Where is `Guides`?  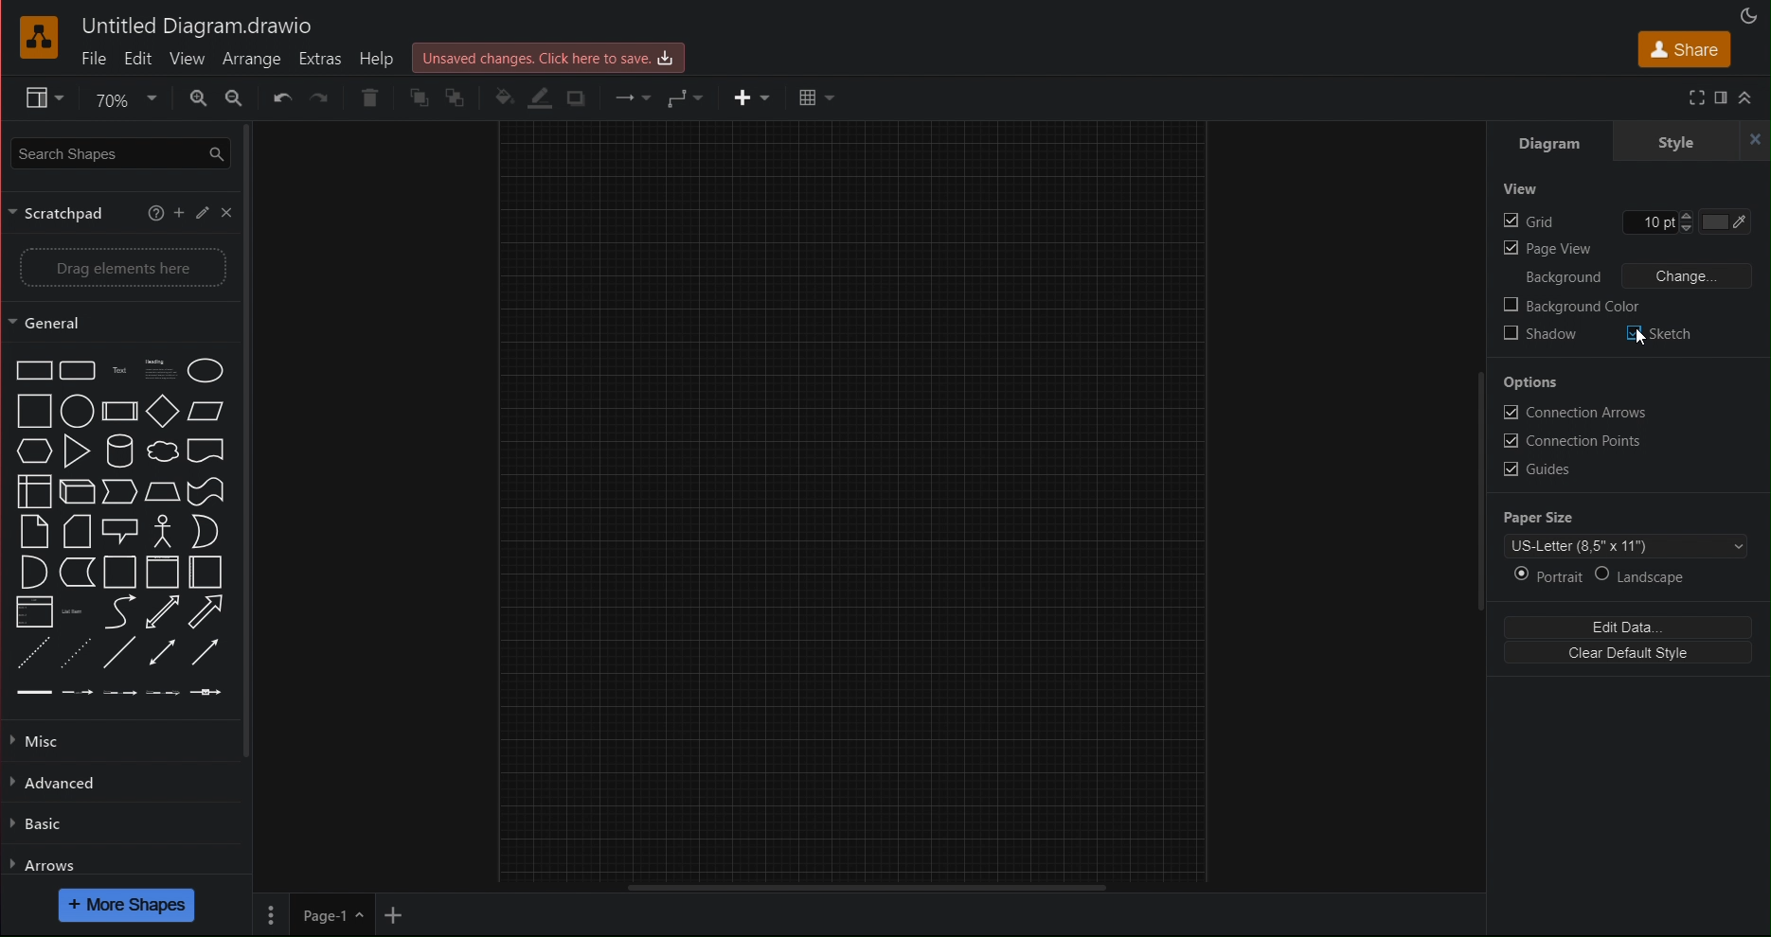
Guides is located at coordinates (1563, 471).